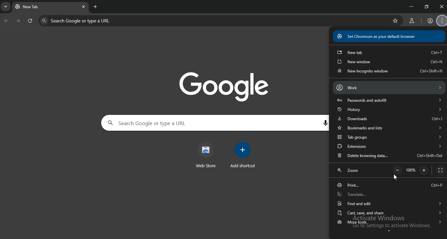  Describe the element at coordinates (116, 20) in the screenshot. I see `search google or type a url` at that location.